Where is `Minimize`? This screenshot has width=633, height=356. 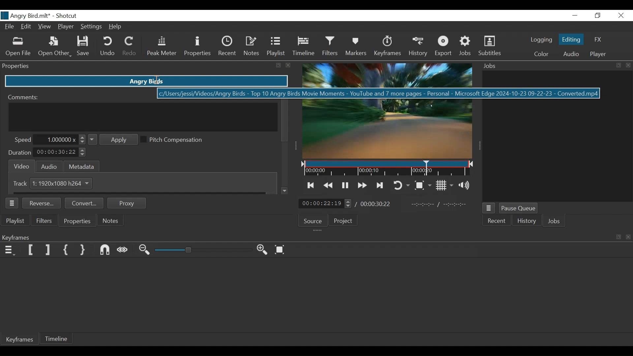 Minimize is located at coordinates (575, 15).